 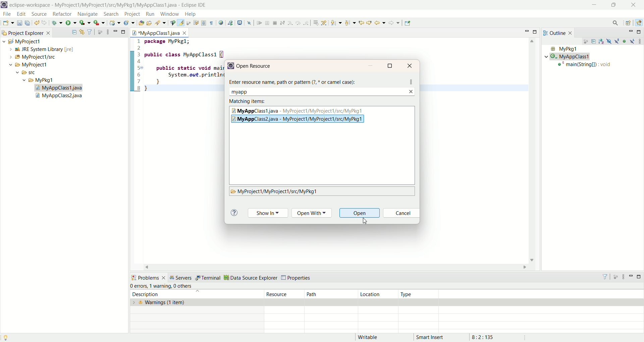 What do you see at coordinates (594, 42) in the screenshot?
I see `collapse all` at bounding box center [594, 42].